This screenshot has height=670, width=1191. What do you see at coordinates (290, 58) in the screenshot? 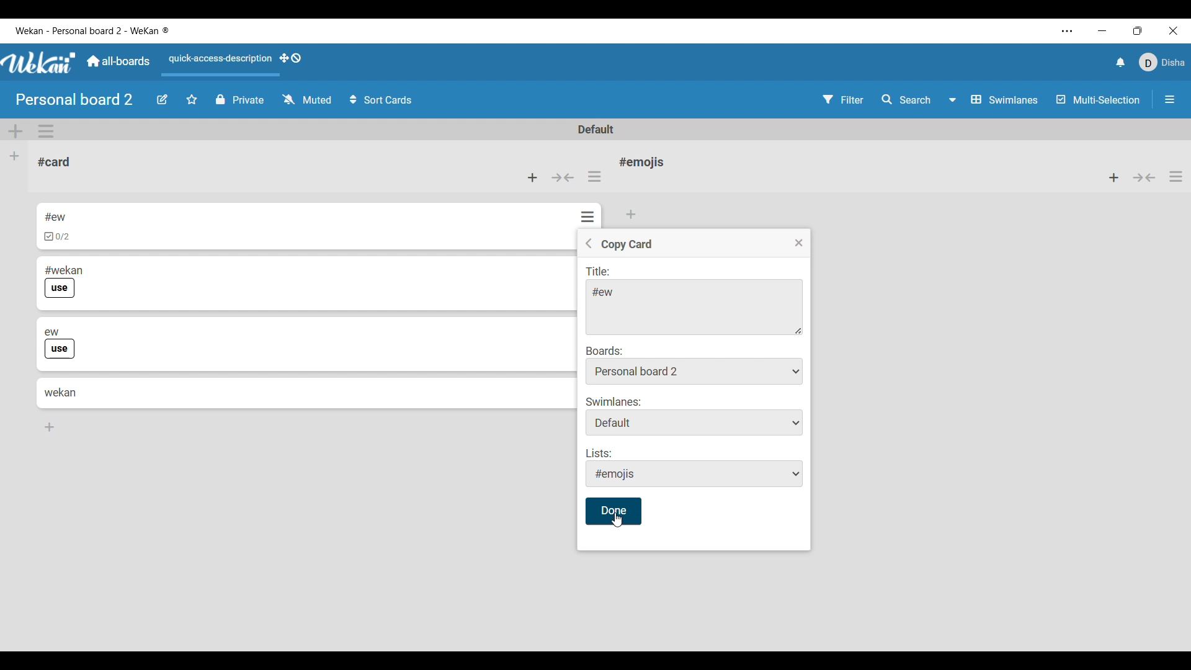
I see `Show desktop drag handles` at bounding box center [290, 58].